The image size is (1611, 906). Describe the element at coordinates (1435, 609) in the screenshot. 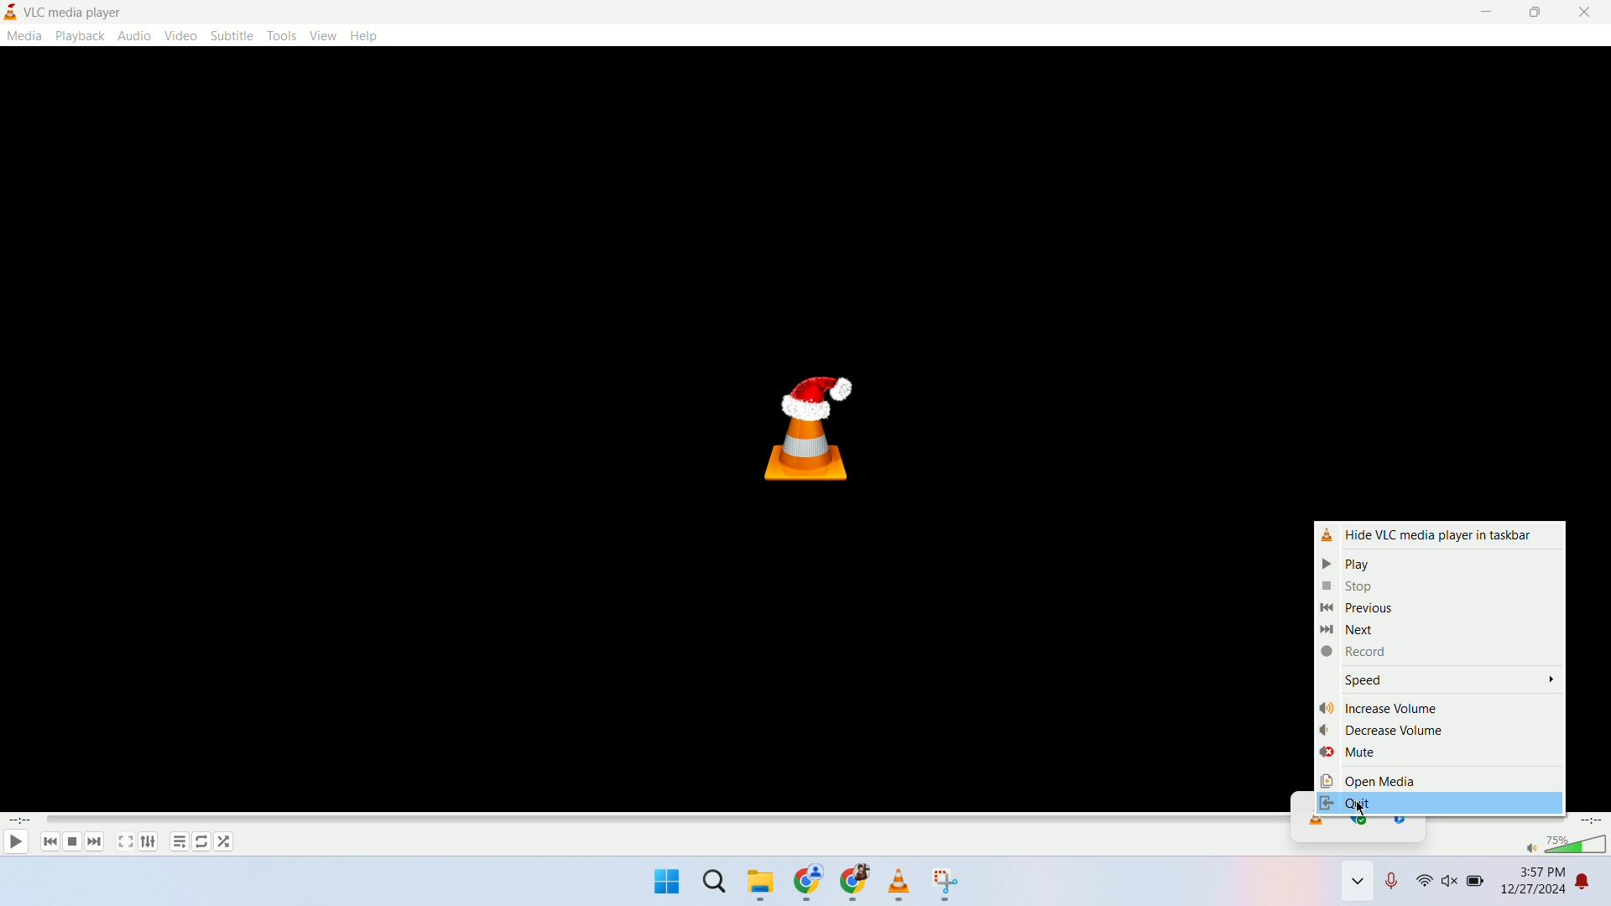

I see `previous` at that location.